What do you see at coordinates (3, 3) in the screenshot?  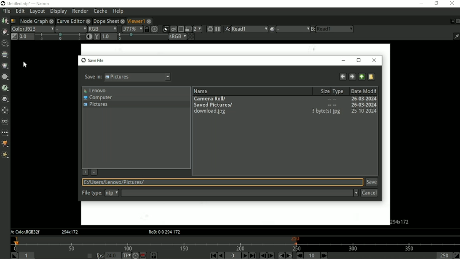 I see `logo` at bounding box center [3, 3].